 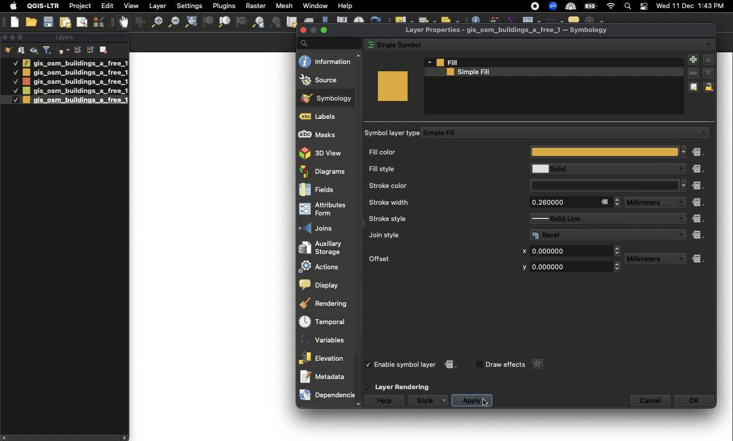 I want to click on Checked, so click(x=15, y=81).